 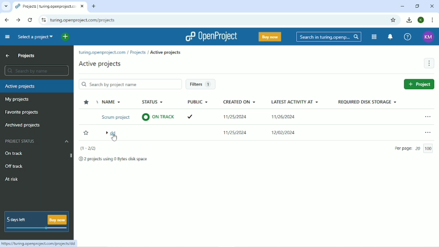 I want to click on Favorite projects, so click(x=23, y=113).